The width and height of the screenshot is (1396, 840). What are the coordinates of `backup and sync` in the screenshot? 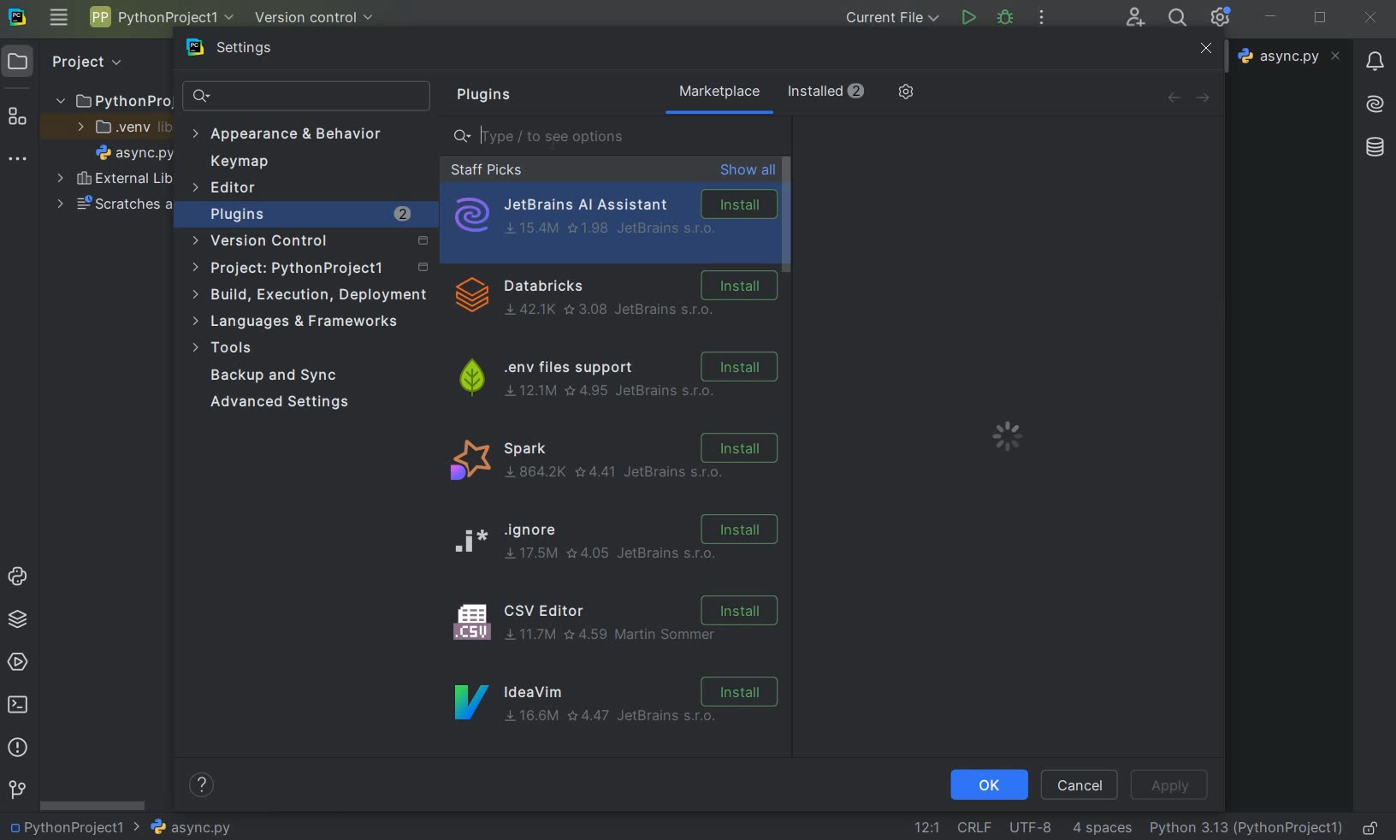 It's located at (286, 376).